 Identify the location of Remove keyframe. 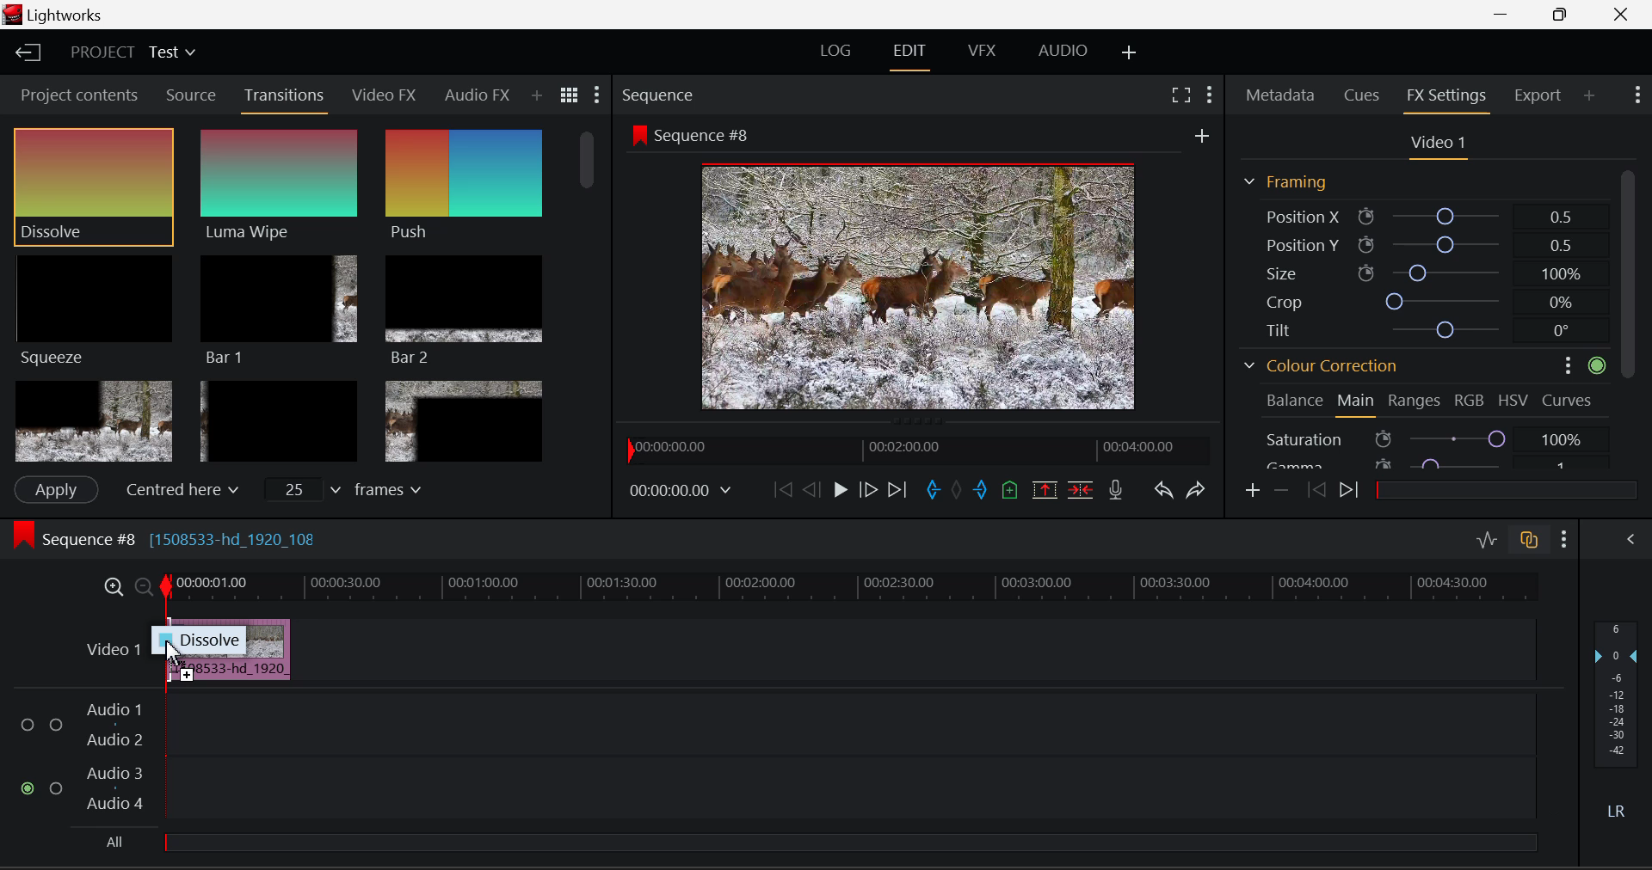
(1279, 493).